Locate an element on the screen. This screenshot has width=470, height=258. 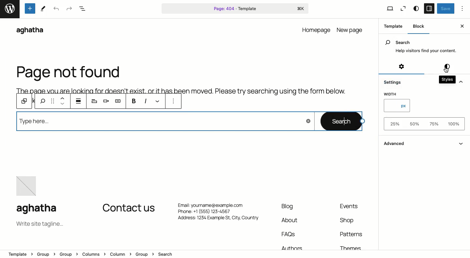
About is located at coordinates (289, 220).